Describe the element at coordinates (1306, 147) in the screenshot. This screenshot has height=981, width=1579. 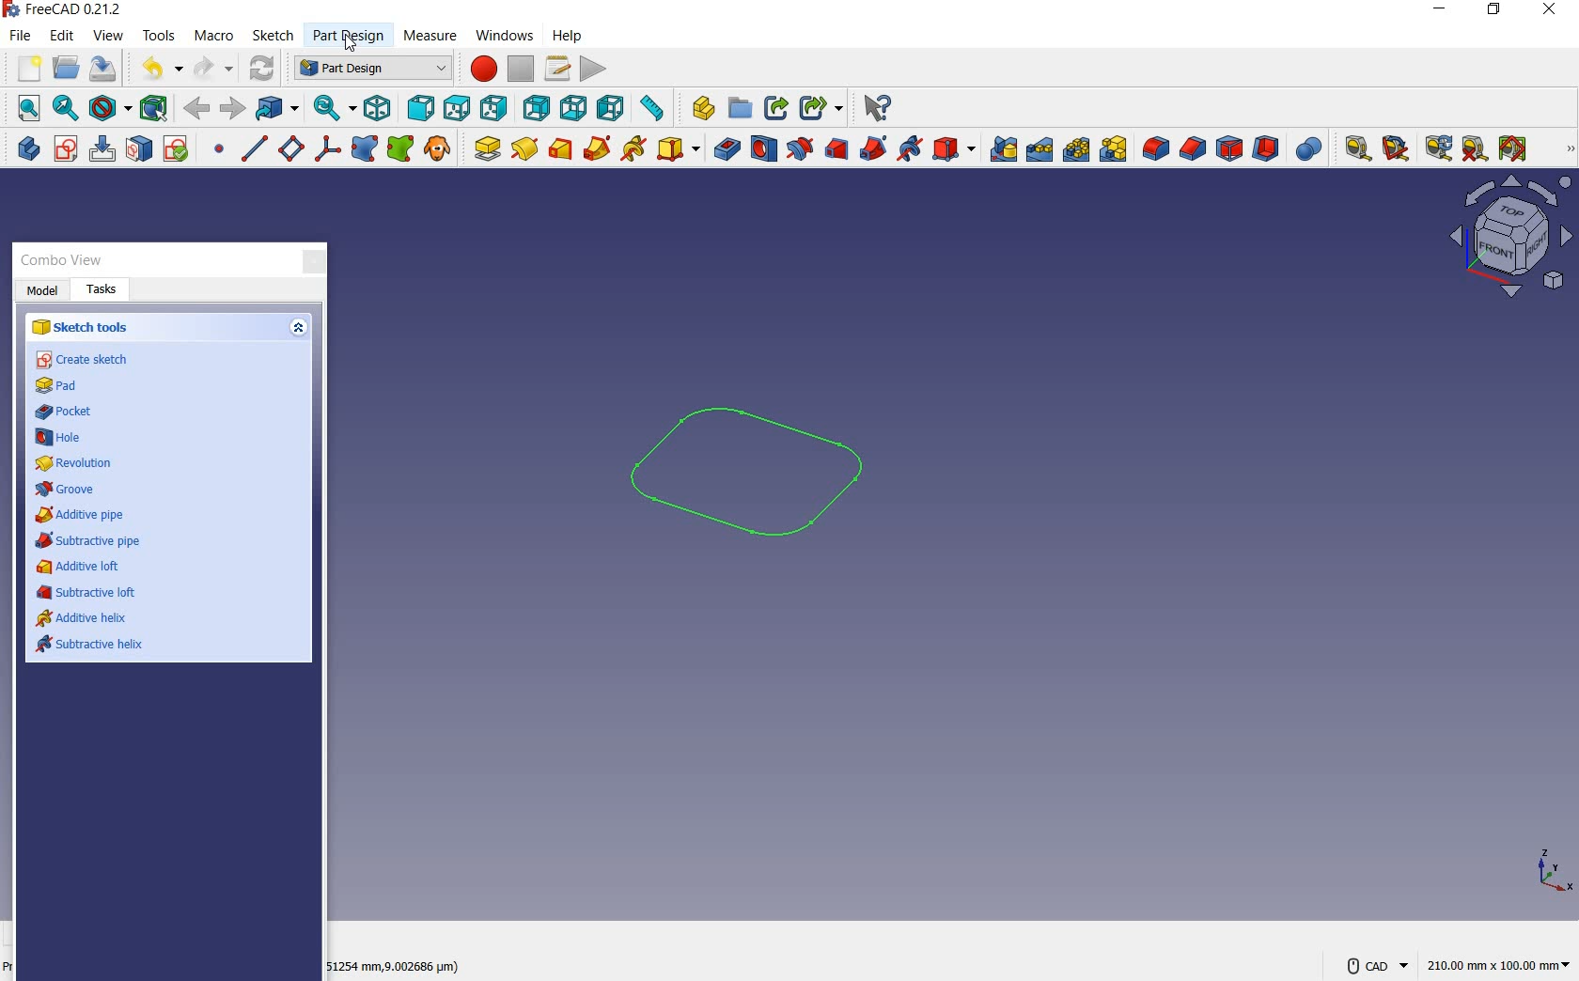
I see `Boolean operation` at that location.